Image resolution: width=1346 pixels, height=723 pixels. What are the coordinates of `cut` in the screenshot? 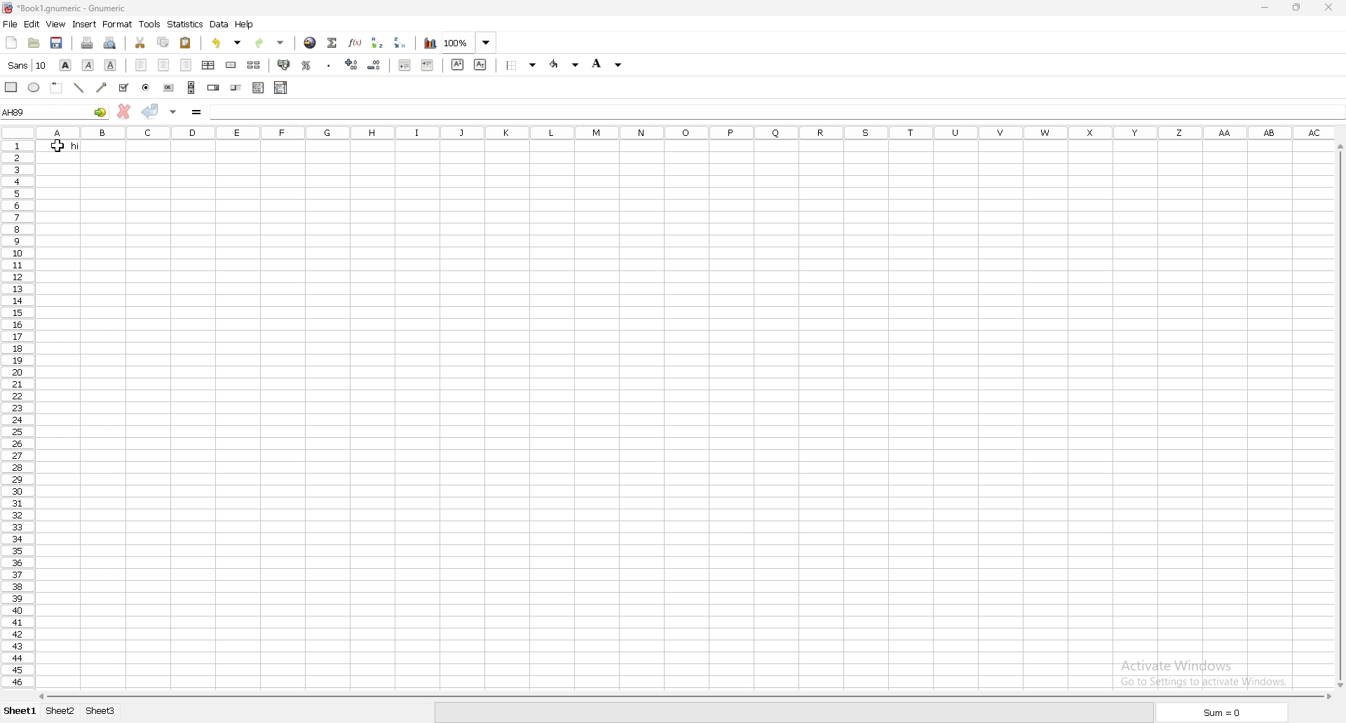 It's located at (141, 43).